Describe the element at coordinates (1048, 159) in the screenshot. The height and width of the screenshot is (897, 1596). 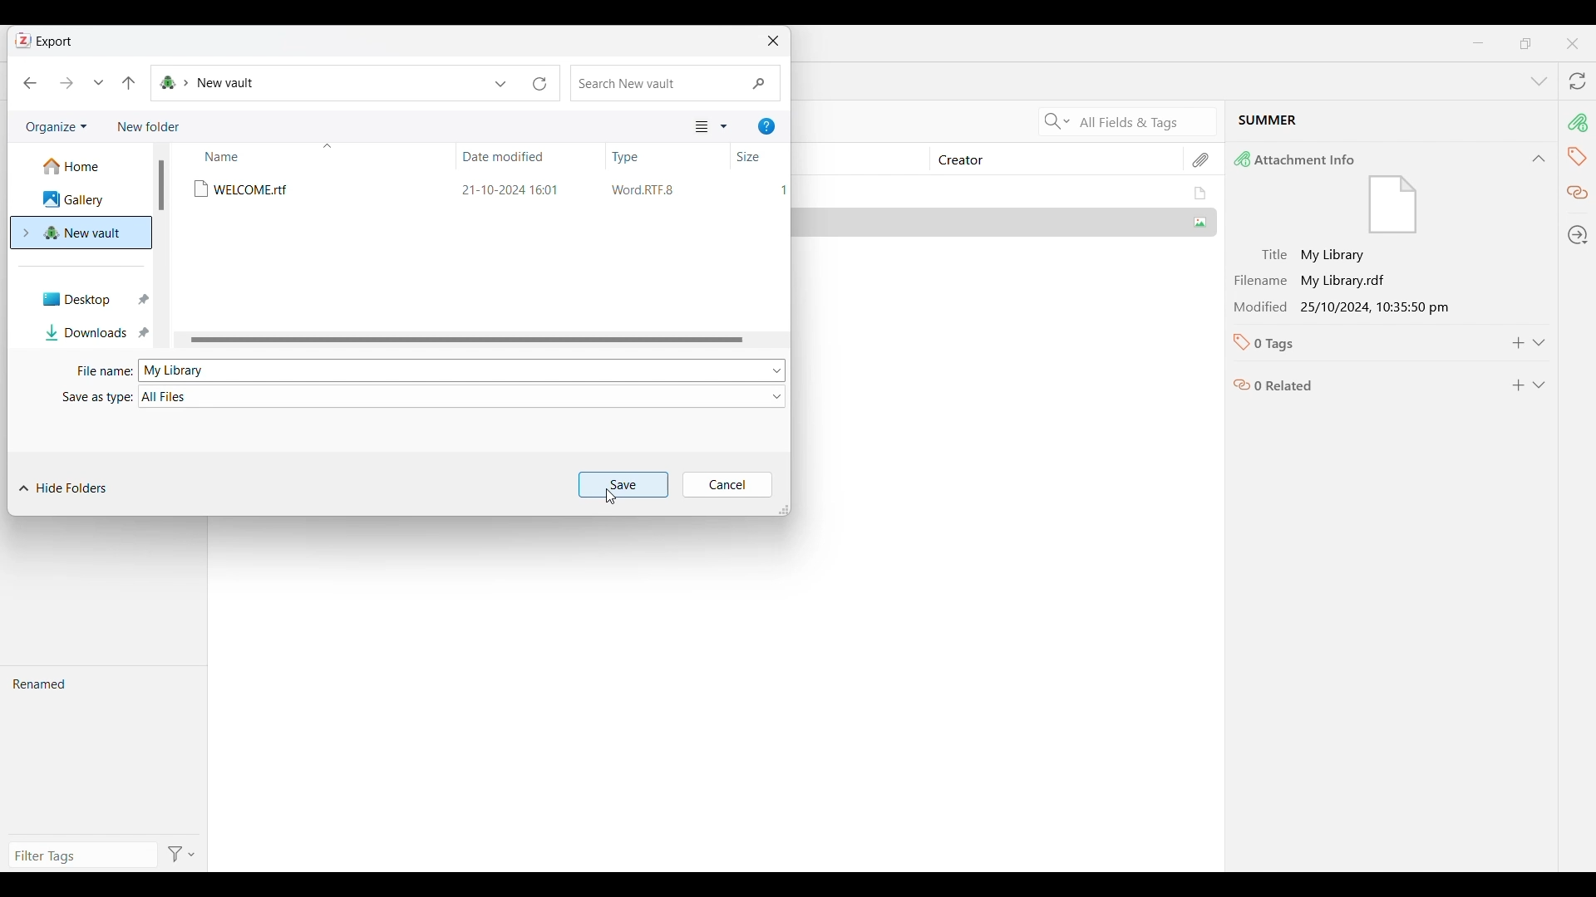
I see `Creator ` at that location.